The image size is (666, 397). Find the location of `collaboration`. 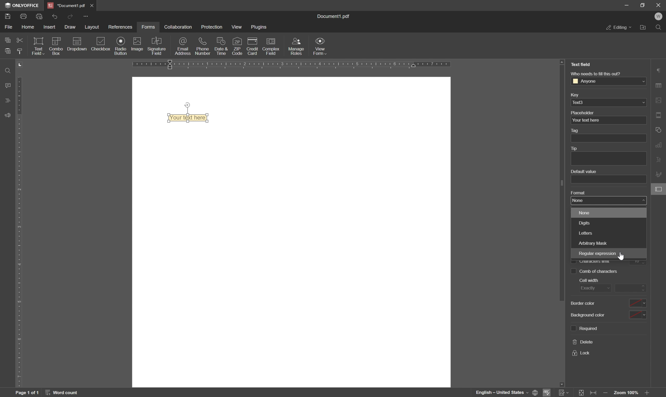

collaboration is located at coordinates (178, 27).